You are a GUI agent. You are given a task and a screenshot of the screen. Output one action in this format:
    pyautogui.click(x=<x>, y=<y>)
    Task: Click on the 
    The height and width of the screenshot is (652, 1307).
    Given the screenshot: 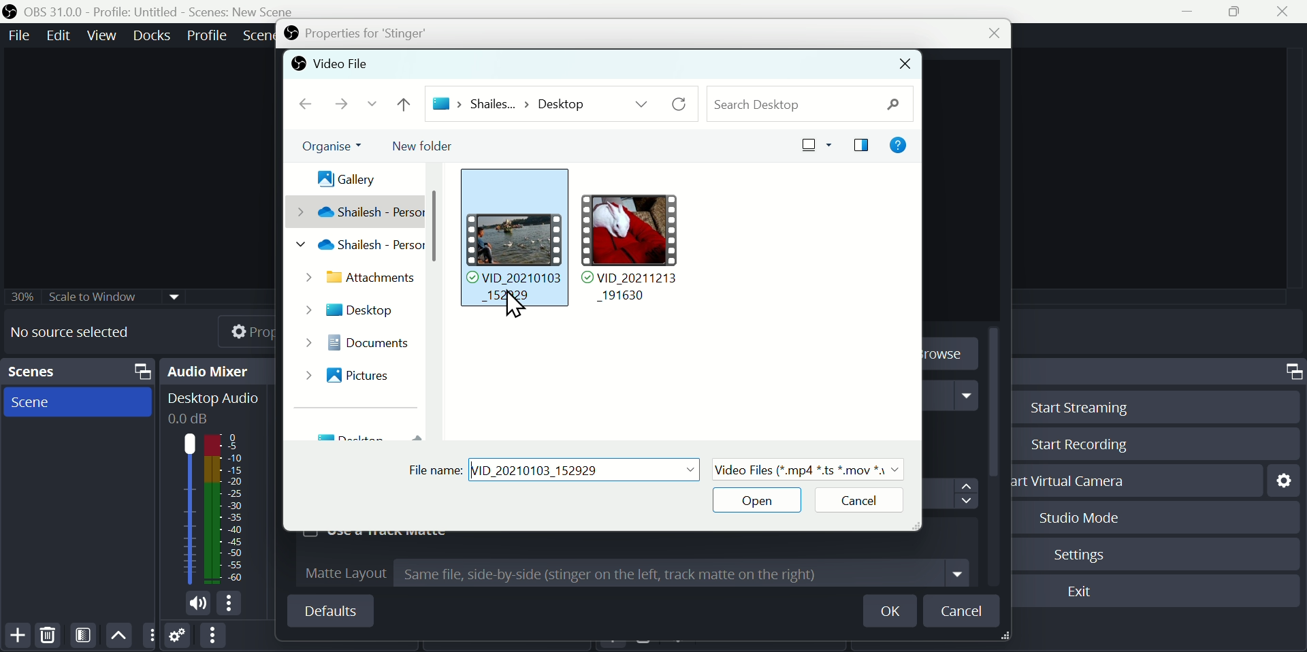 What is the action you would take?
    pyautogui.click(x=208, y=33)
    